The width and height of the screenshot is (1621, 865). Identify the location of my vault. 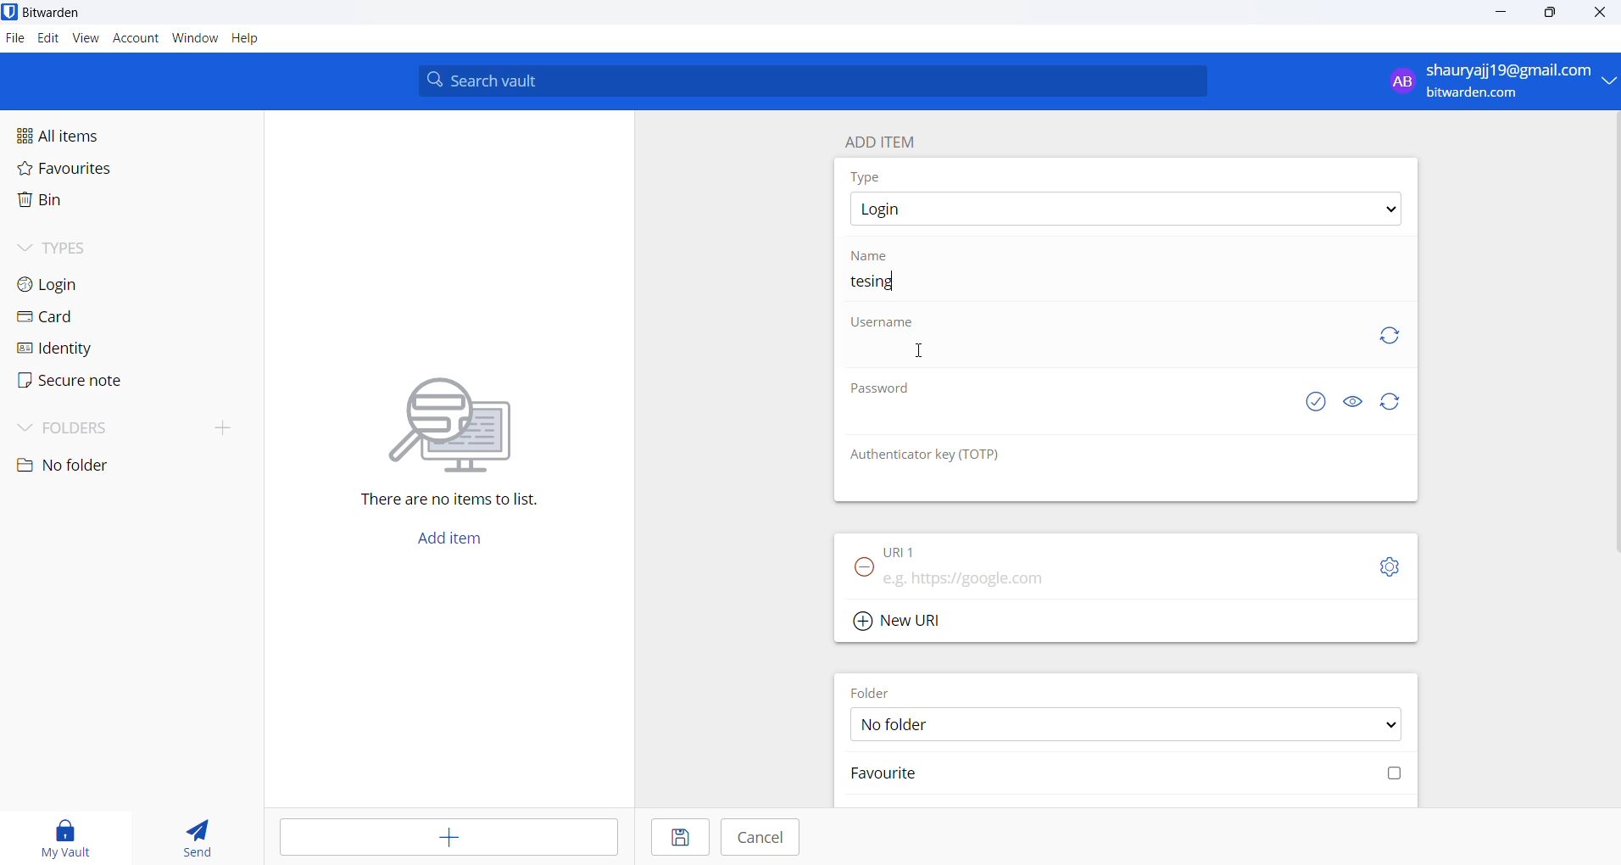
(69, 835).